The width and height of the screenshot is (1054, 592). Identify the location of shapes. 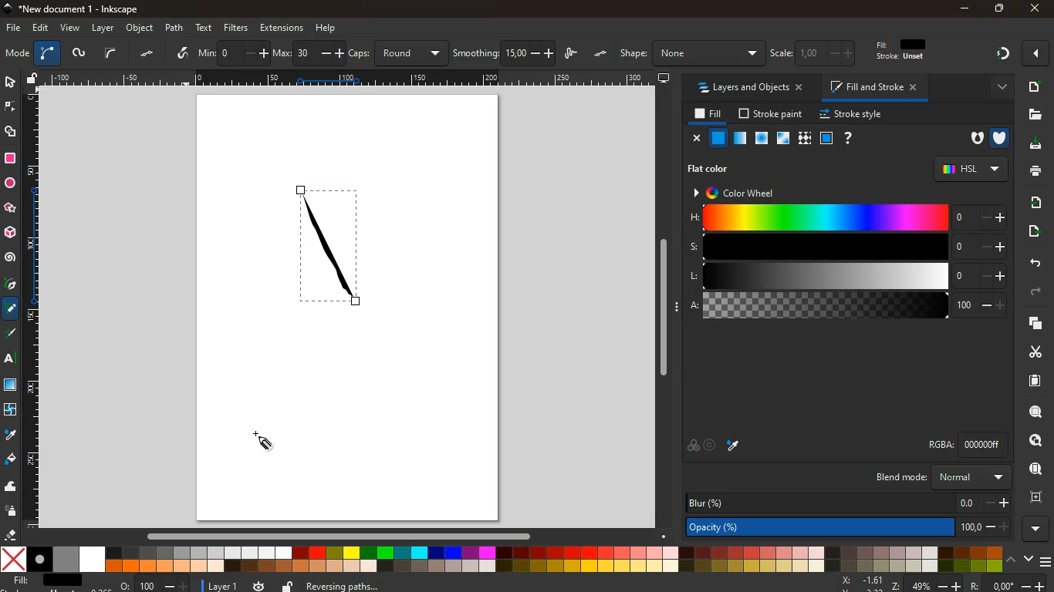
(12, 133).